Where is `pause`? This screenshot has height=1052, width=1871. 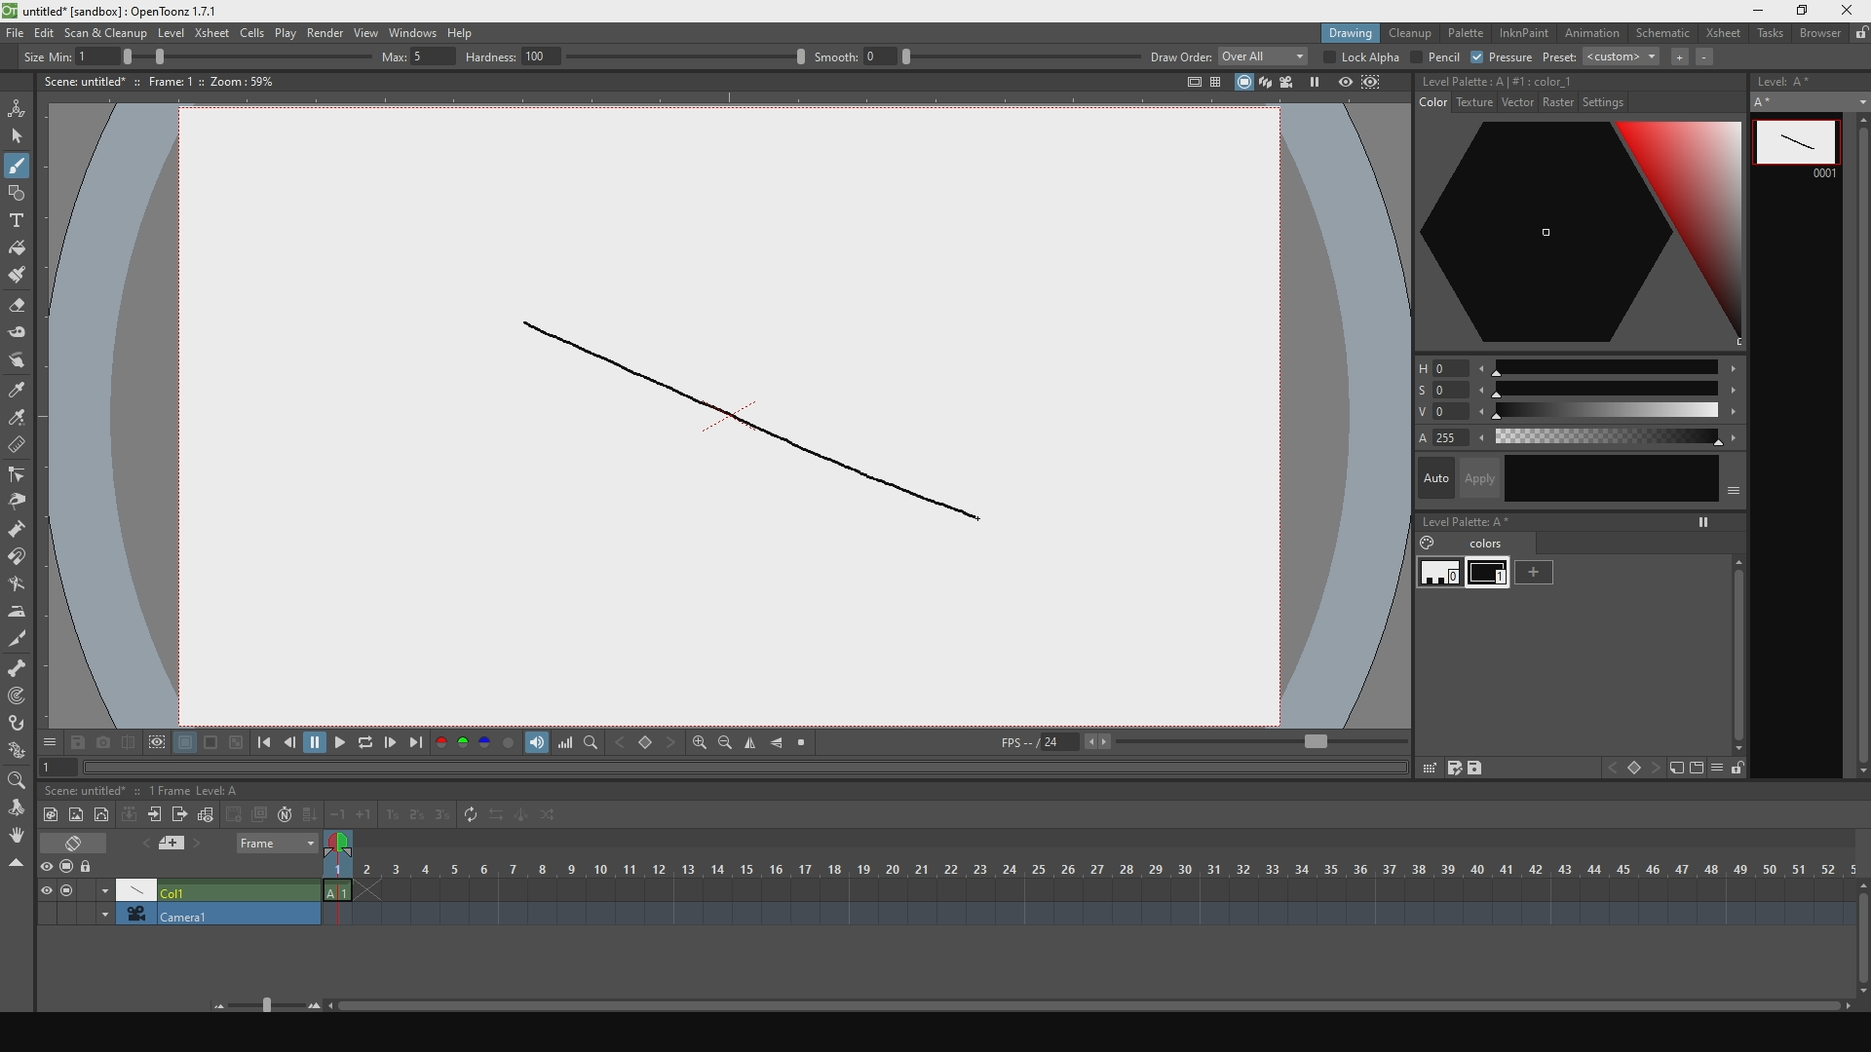
pause is located at coordinates (315, 744).